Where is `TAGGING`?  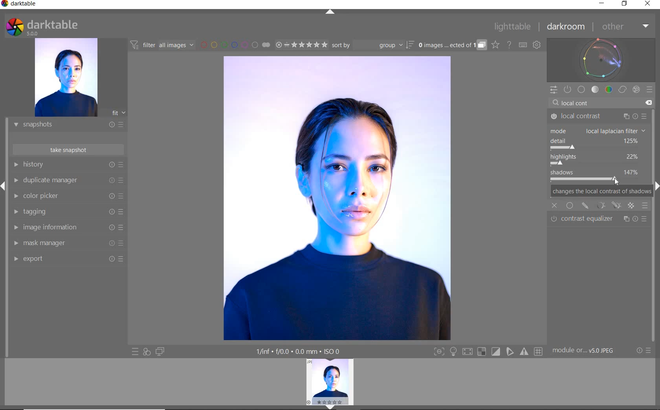
TAGGING is located at coordinates (66, 212).